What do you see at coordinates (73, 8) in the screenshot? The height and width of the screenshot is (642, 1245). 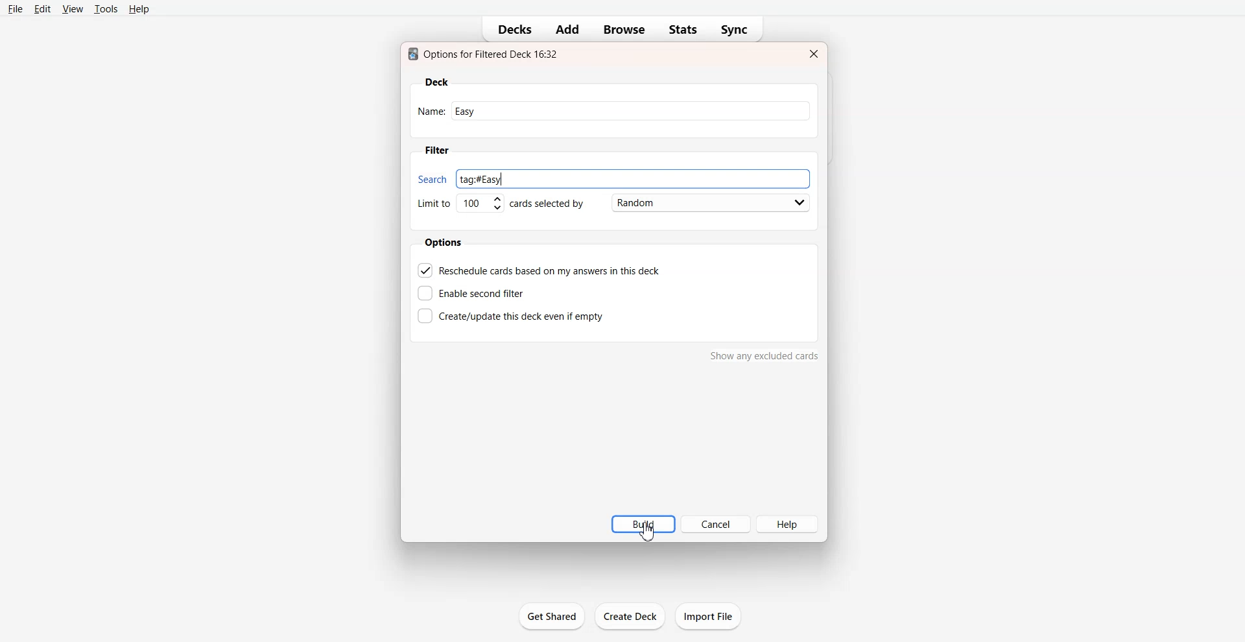 I see `View` at bounding box center [73, 8].